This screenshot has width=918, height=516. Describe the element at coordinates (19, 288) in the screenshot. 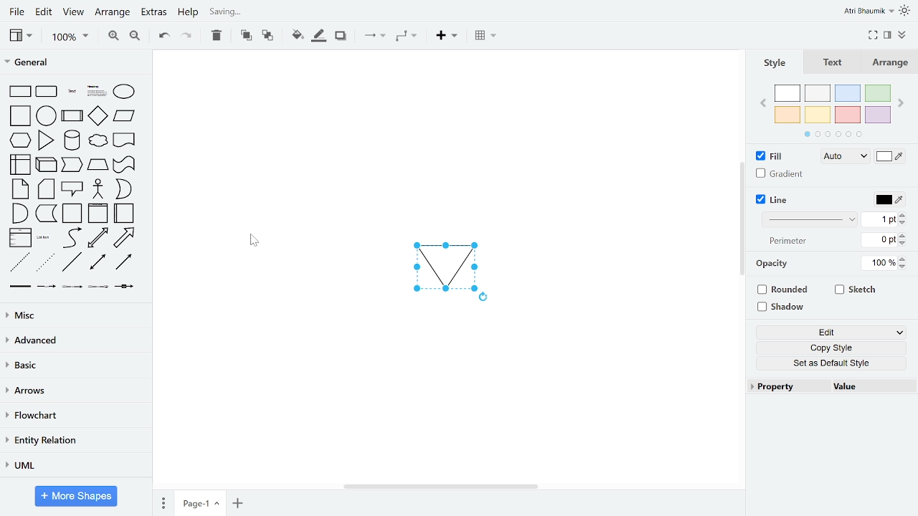

I see `link` at that location.